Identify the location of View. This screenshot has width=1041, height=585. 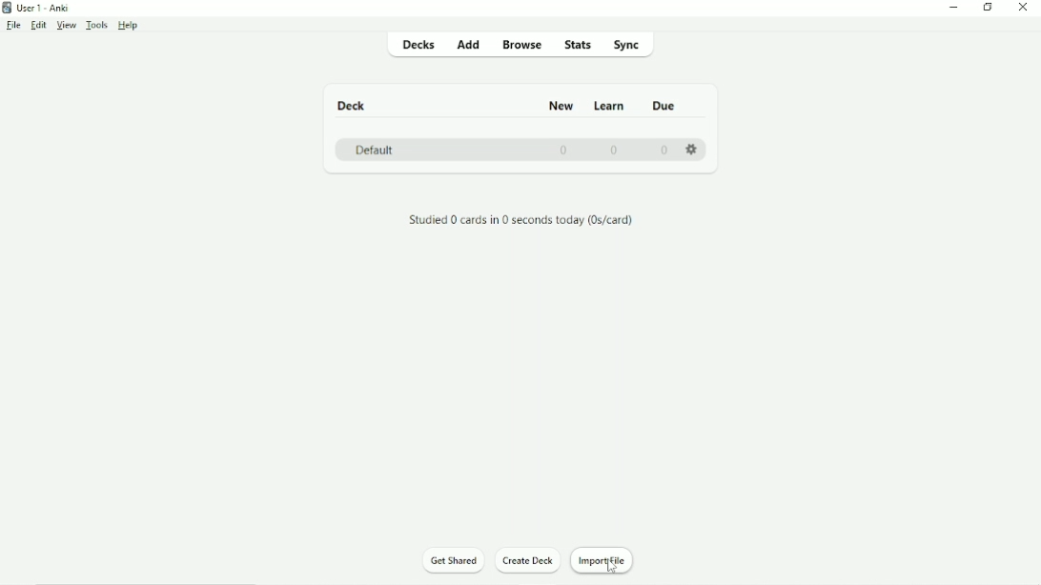
(67, 25).